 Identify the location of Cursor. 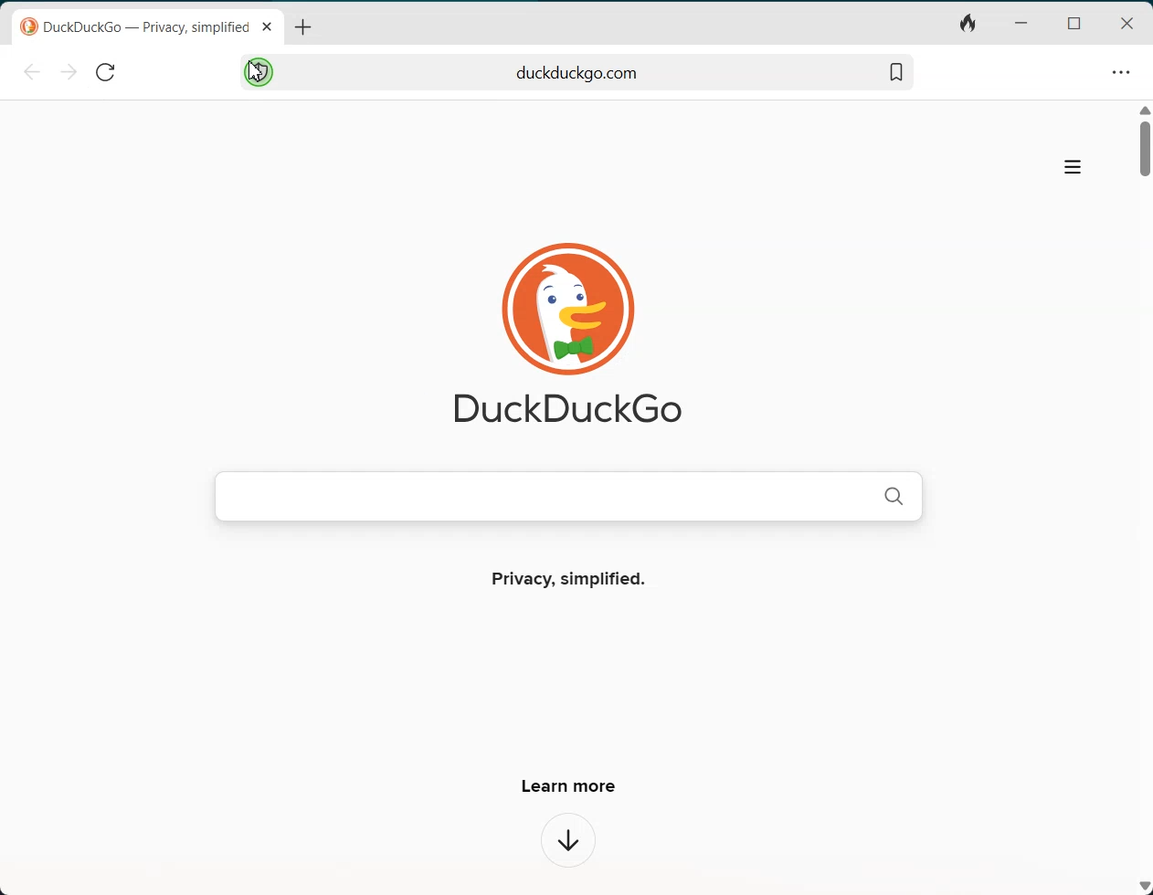
(255, 71).